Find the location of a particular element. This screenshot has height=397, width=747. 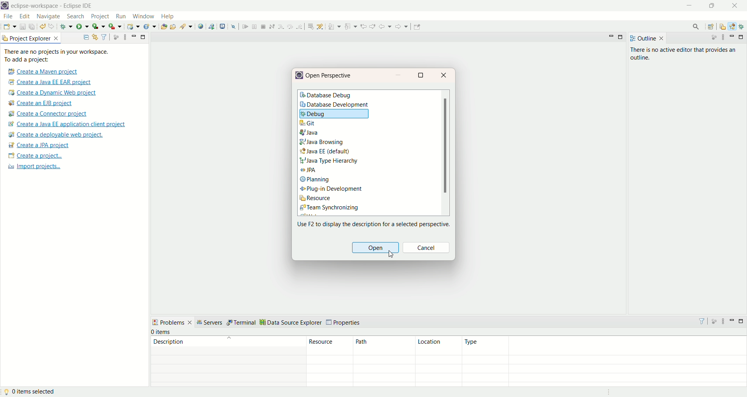

save is located at coordinates (21, 26).